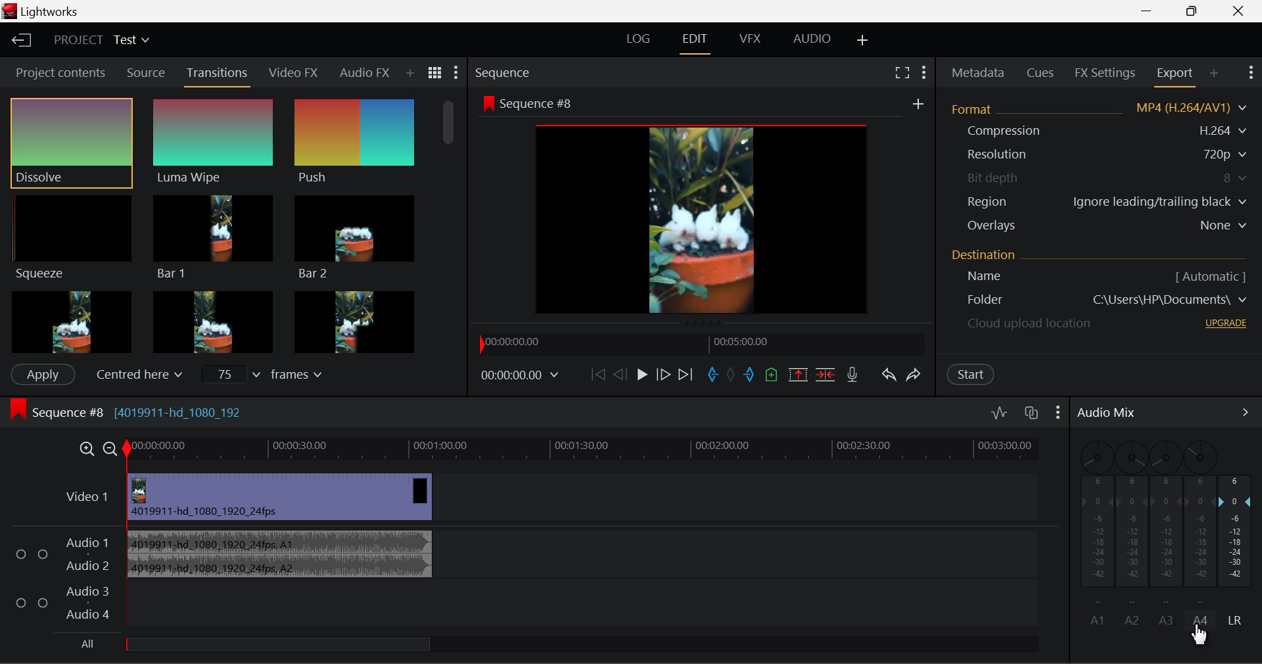  Describe the element at coordinates (852, 374) in the screenshot. I see `Record Voiceover` at that location.